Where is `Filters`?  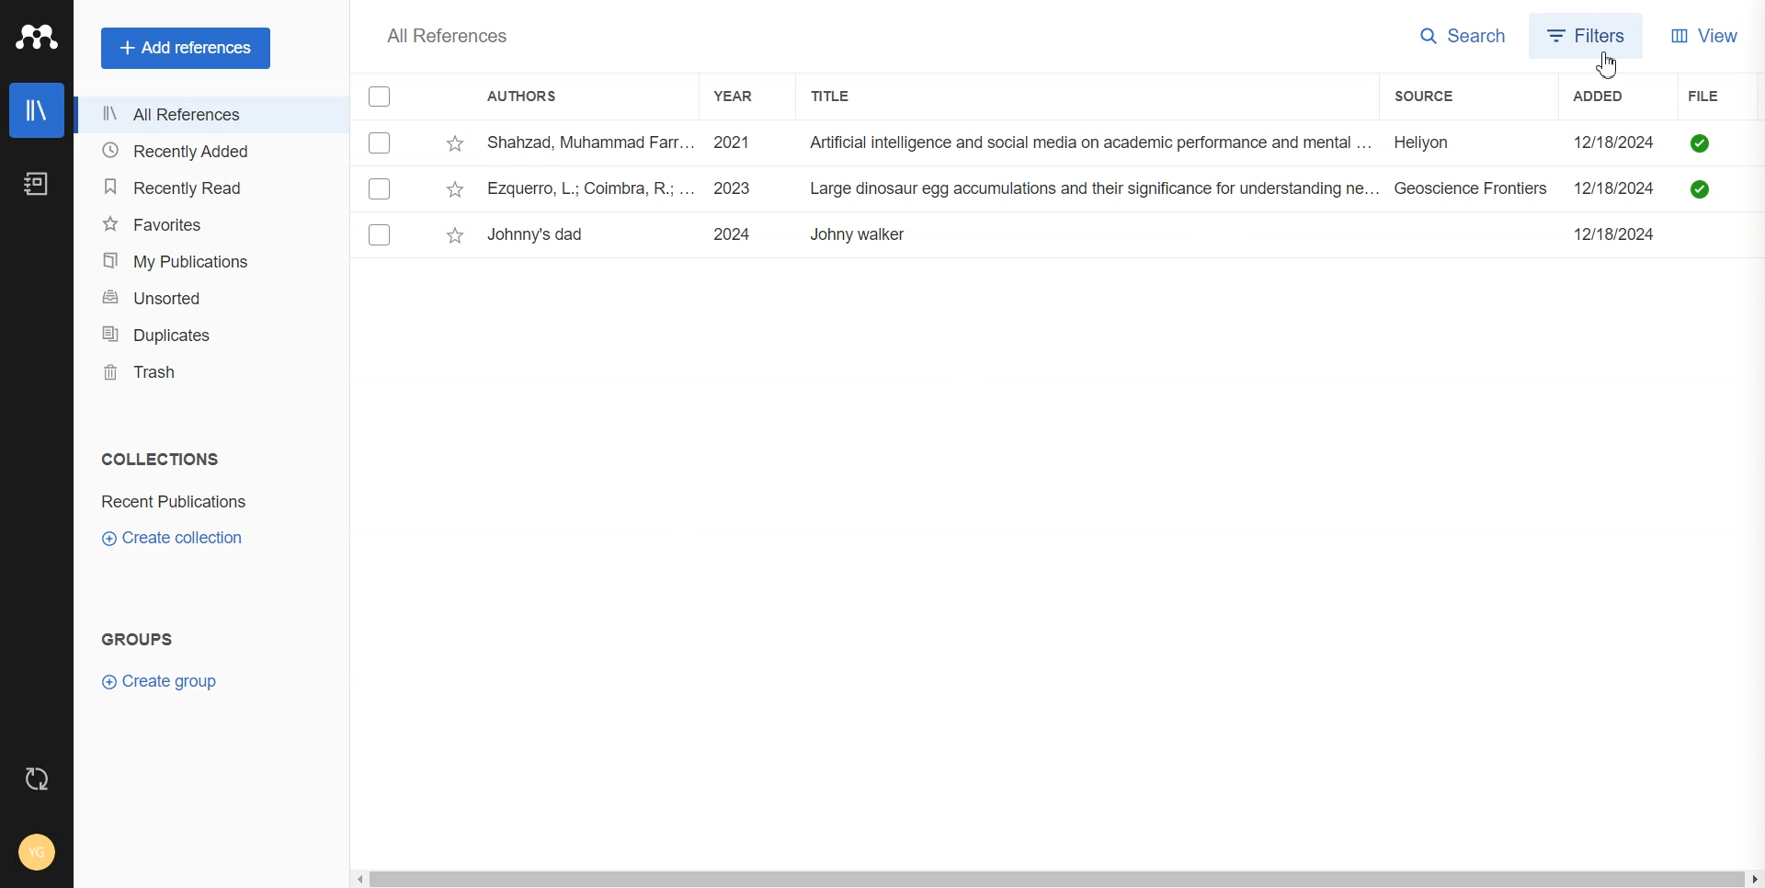 Filters is located at coordinates (1588, 35).